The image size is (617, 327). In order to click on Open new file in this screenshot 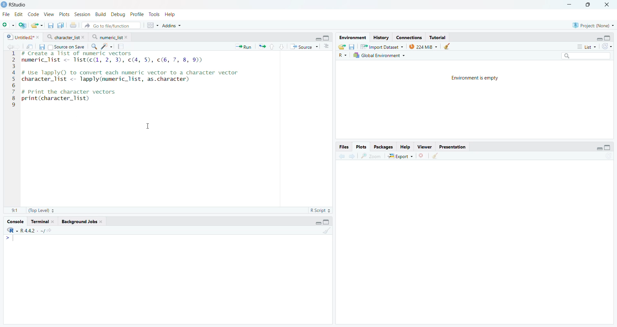, I will do `click(8, 25)`.